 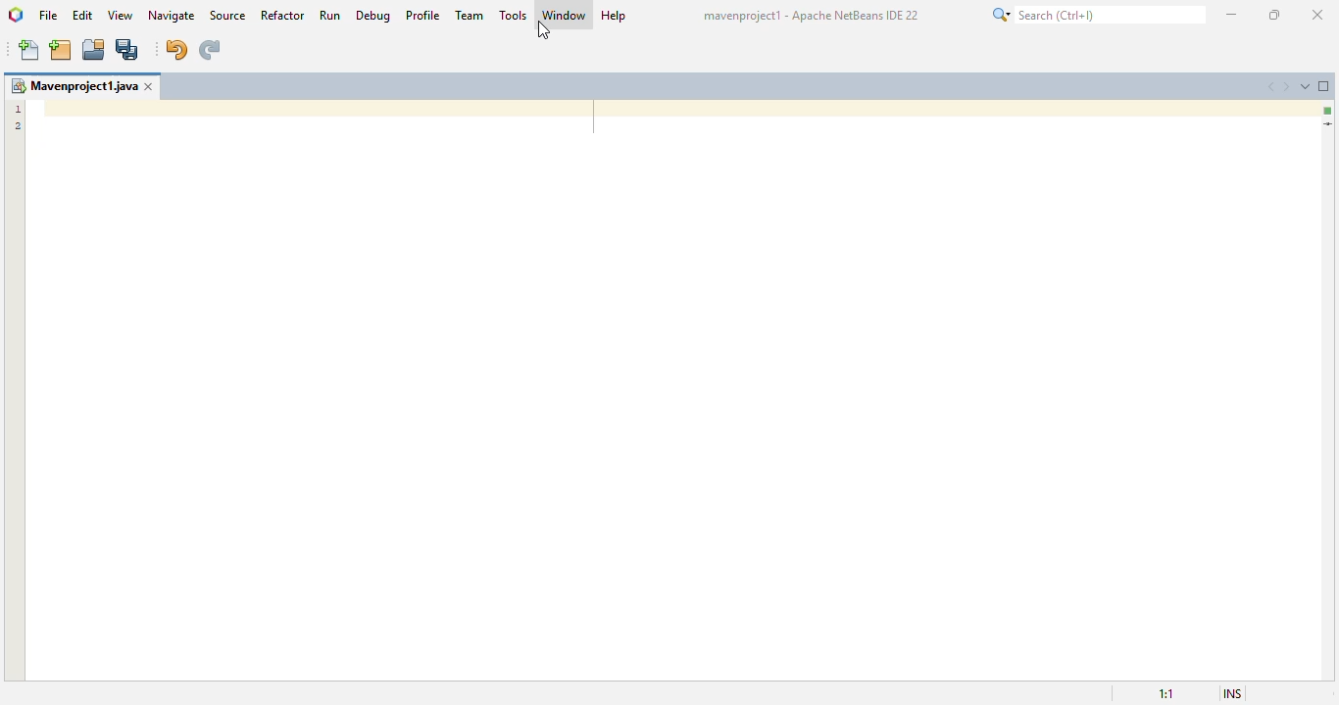 What do you see at coordinates (424, 15) in the screenshot?
I see `profile` at bounding box center [424, 15].